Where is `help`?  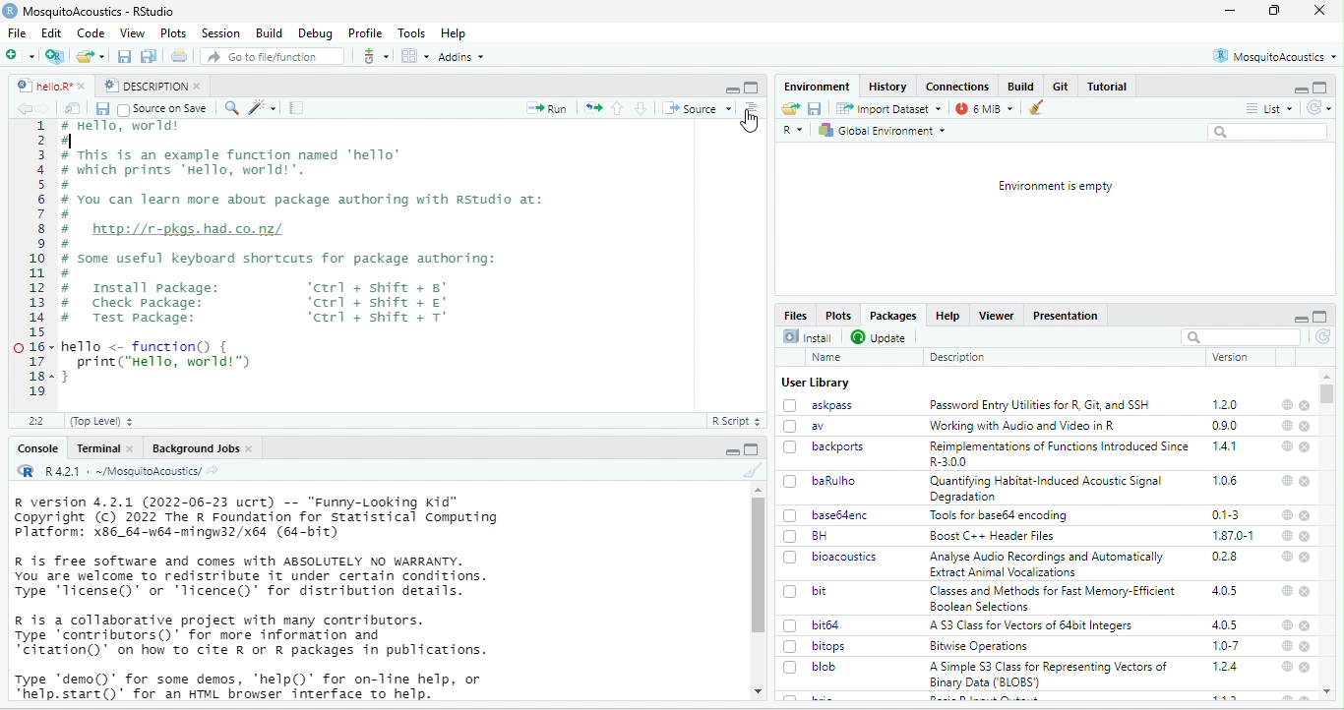
help is located at coordinates (1286, 646).